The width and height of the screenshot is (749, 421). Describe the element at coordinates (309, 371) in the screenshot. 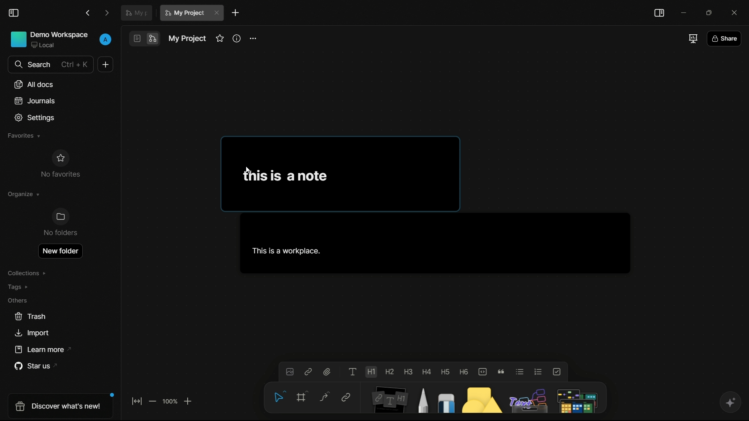

I see `insert link` at that location.